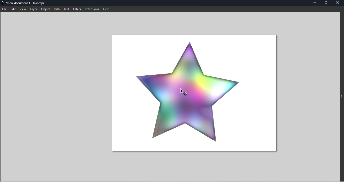 This screenshot has width=344, height=182. Describe the element at coordinates (57, 9) in the screenshot. I see `Path` at that location.